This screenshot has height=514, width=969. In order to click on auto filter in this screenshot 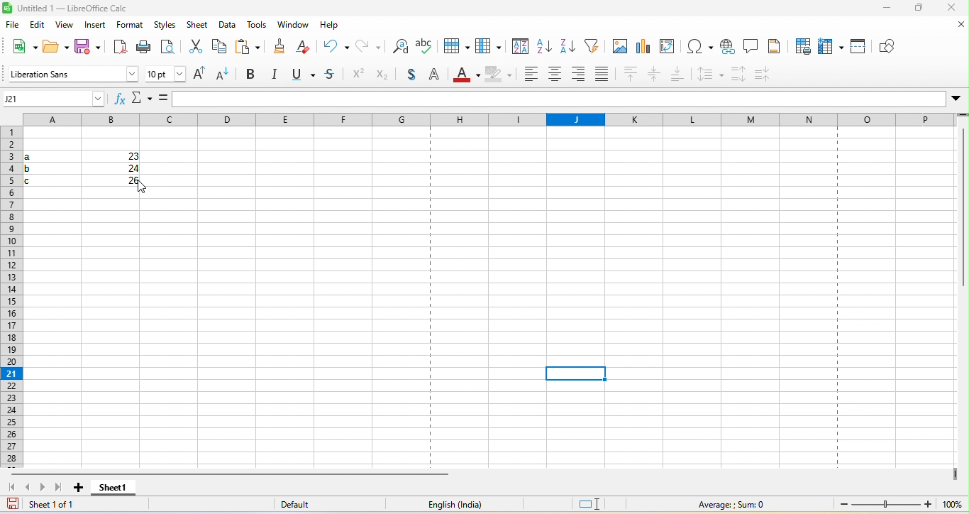, I will do `click(591, 47)`.